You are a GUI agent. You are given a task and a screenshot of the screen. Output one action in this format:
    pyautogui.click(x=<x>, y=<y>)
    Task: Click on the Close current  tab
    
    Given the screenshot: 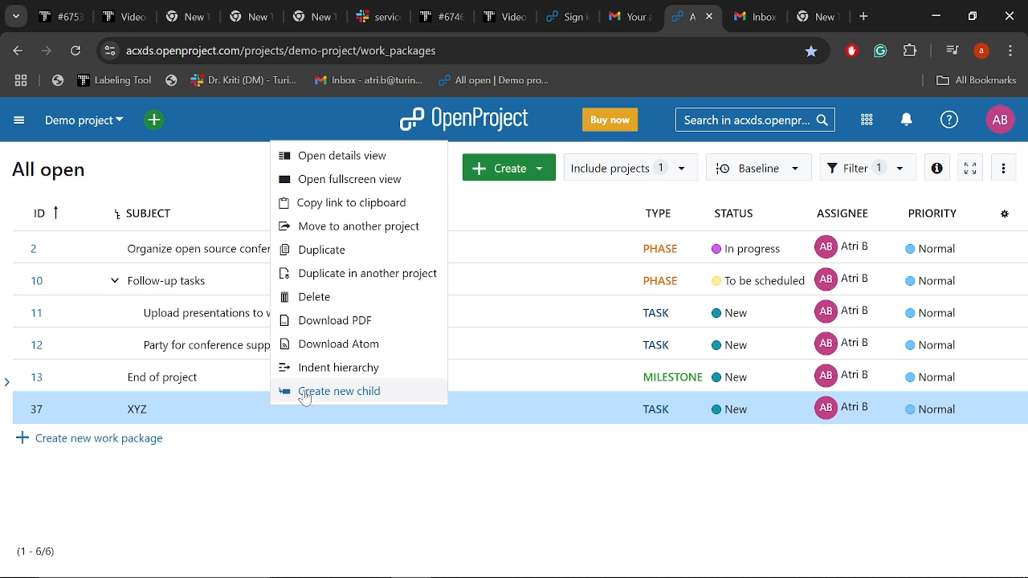 What is the action you would take?
    pyautogui.click(x=711, y=16)
    